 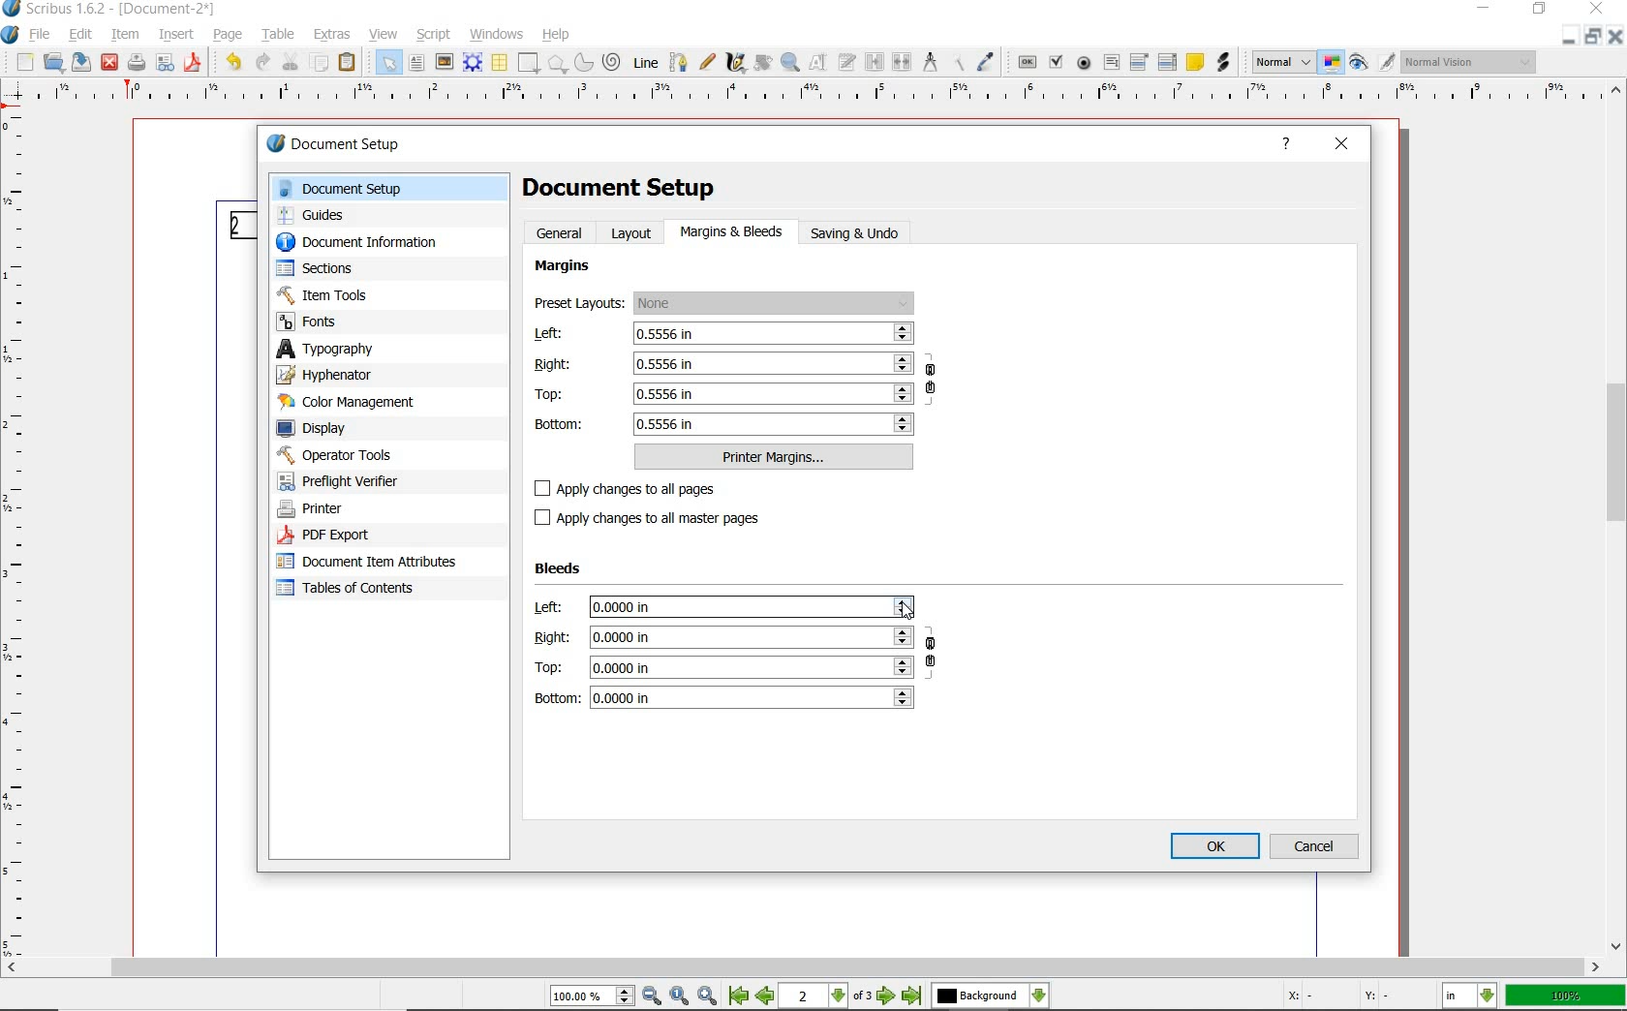 What do you see at coordinates (723, 607) in the screenshot?
I see `left` at bounding box center [723, 607].